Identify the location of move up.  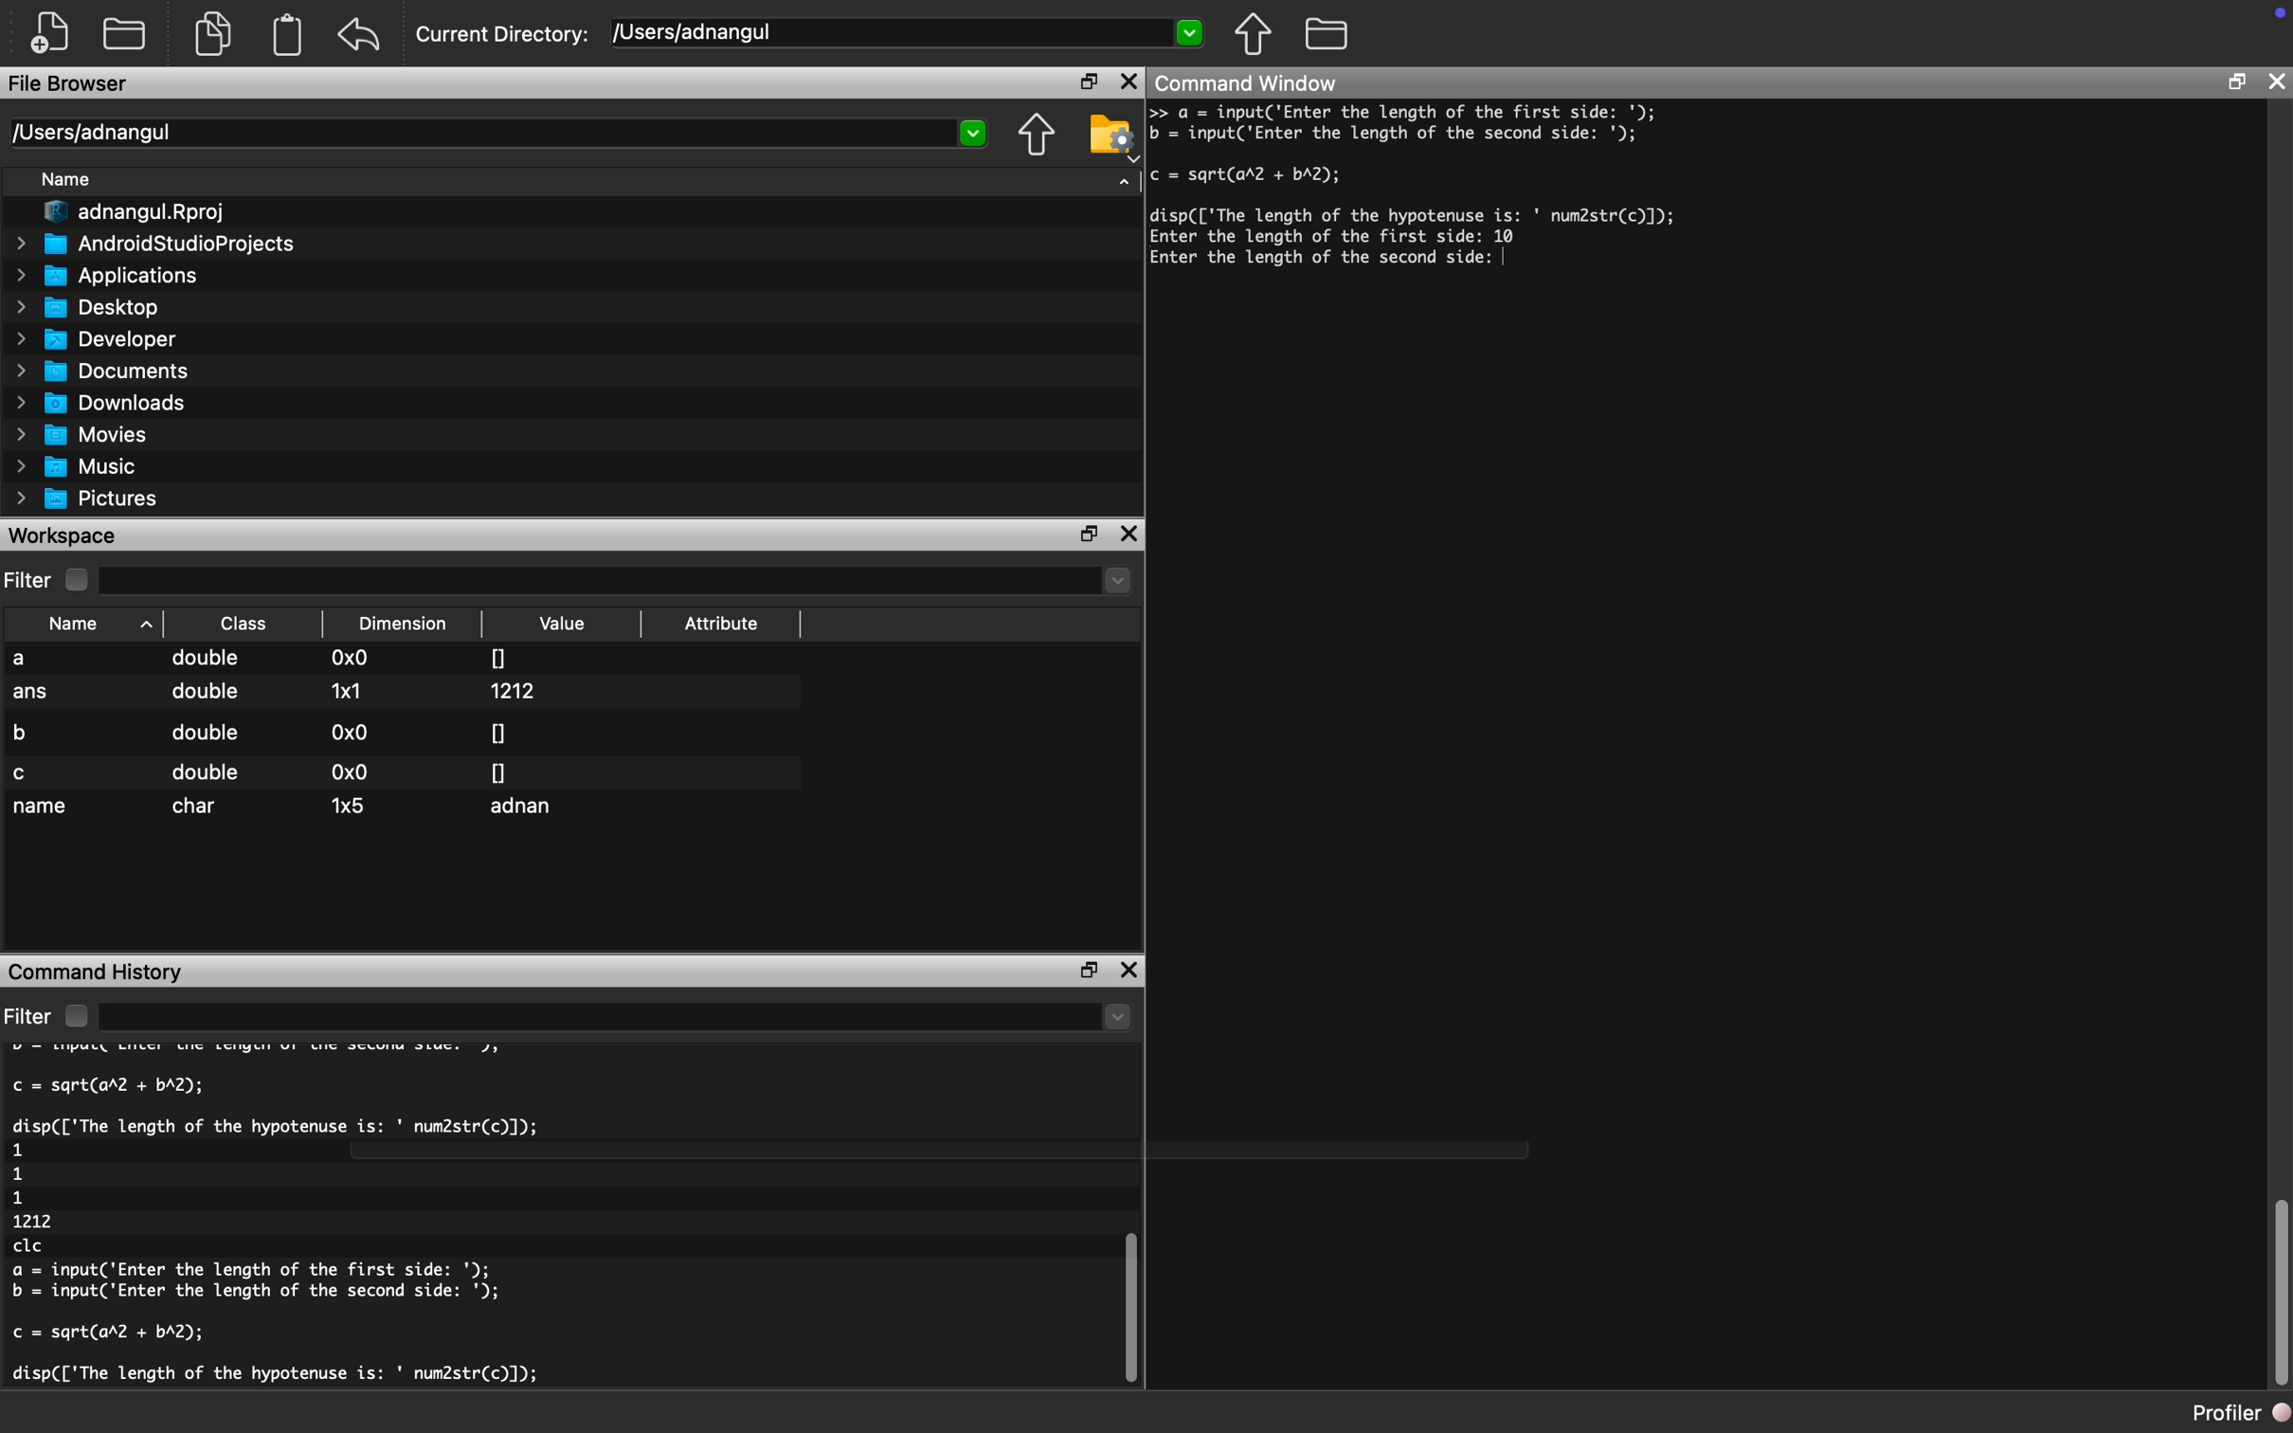
(1036, 136).